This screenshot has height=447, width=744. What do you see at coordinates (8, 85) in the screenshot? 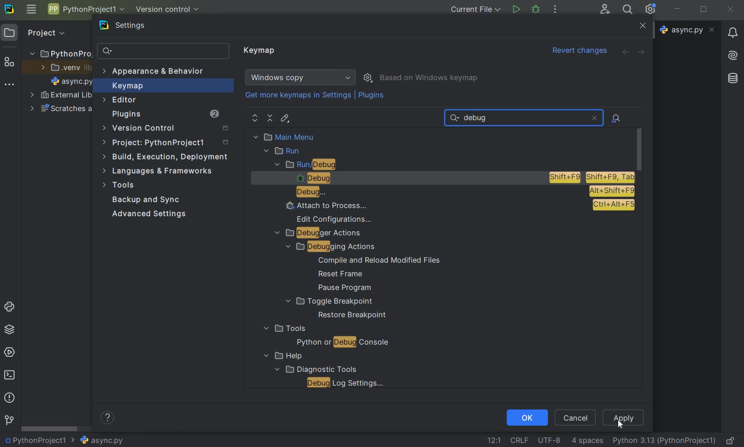
I see `more tool windows` at bounding box center [8, 85].